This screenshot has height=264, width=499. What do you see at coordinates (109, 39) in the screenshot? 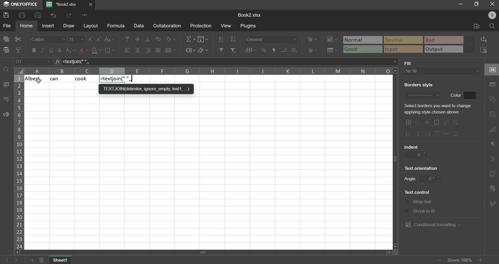
I see `change case` at bounding box center [109, 39].